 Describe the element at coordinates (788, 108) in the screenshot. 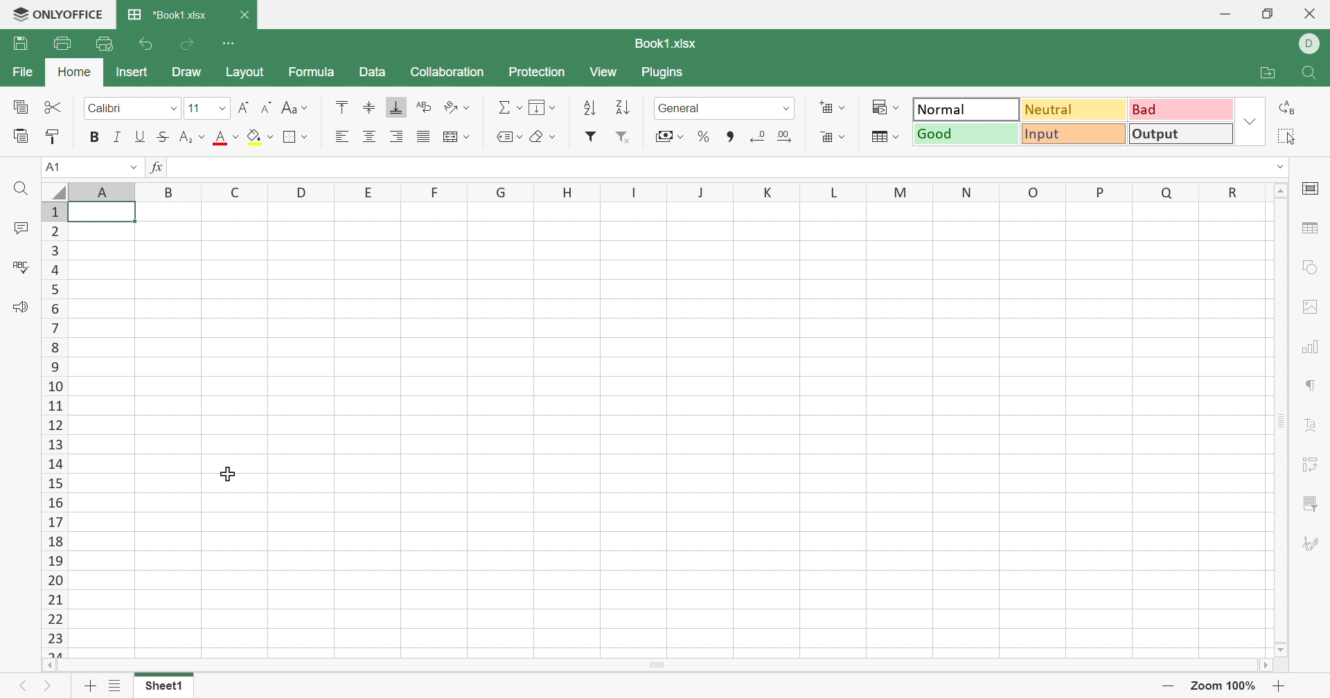

I see `Drop Down` at that location.